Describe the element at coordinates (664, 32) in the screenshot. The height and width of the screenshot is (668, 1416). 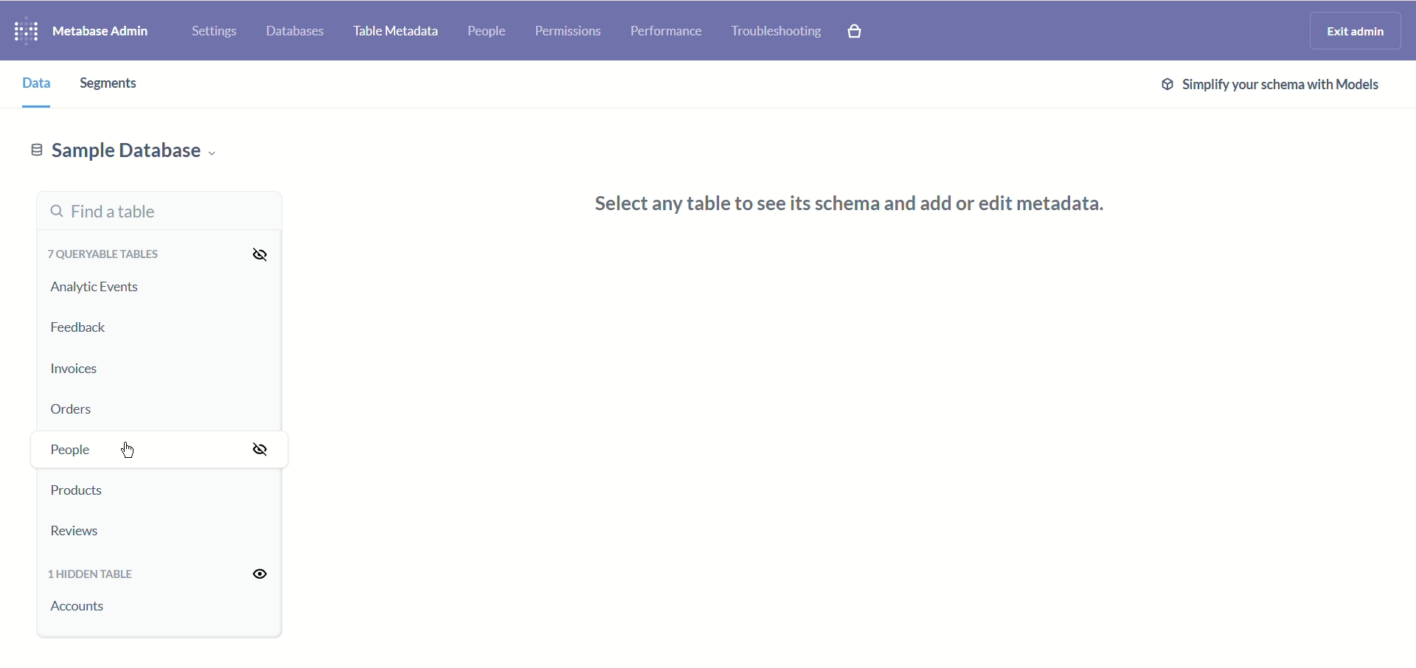
I see `Performance` at that location.